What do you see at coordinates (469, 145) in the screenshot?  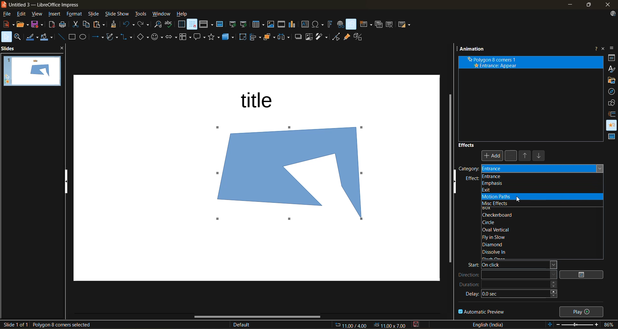 I see `effects` at bounding box center [469, 145].